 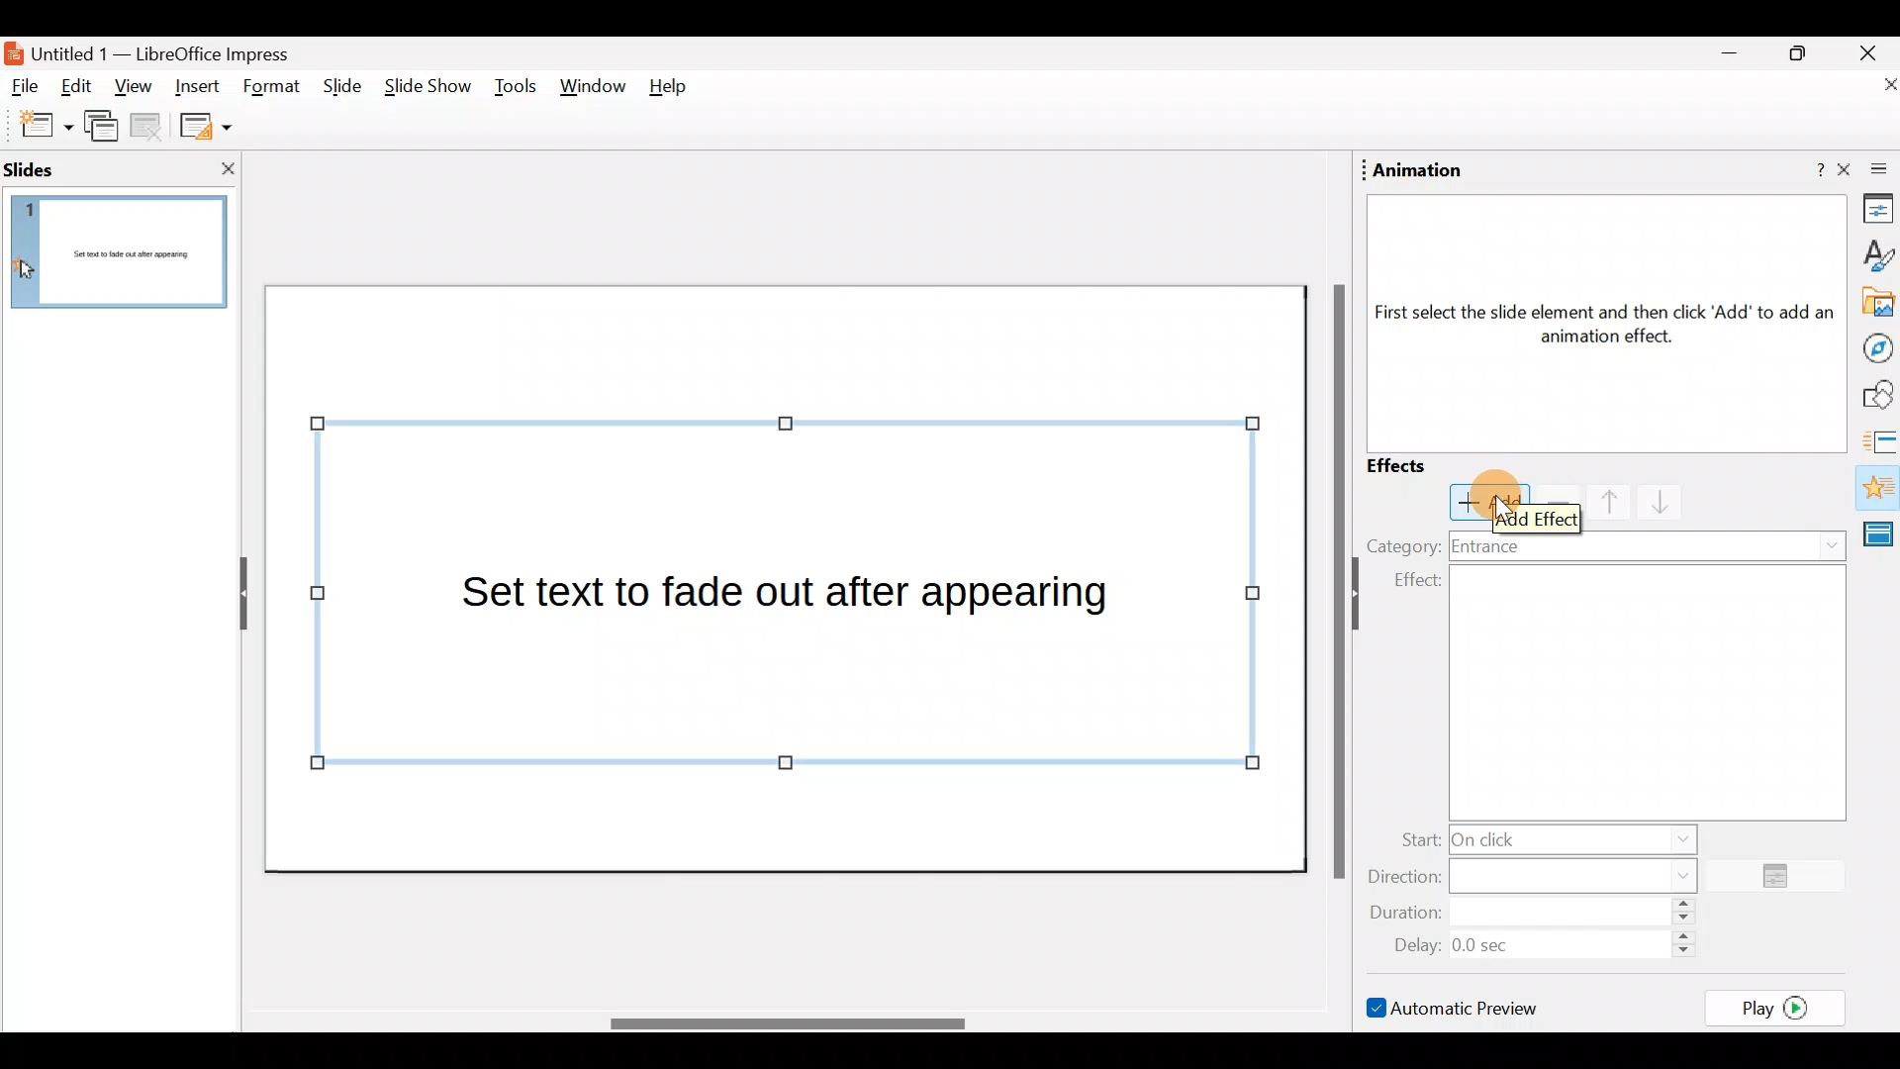 I want to click on Scroll bar, so click(x=1335, y=580).